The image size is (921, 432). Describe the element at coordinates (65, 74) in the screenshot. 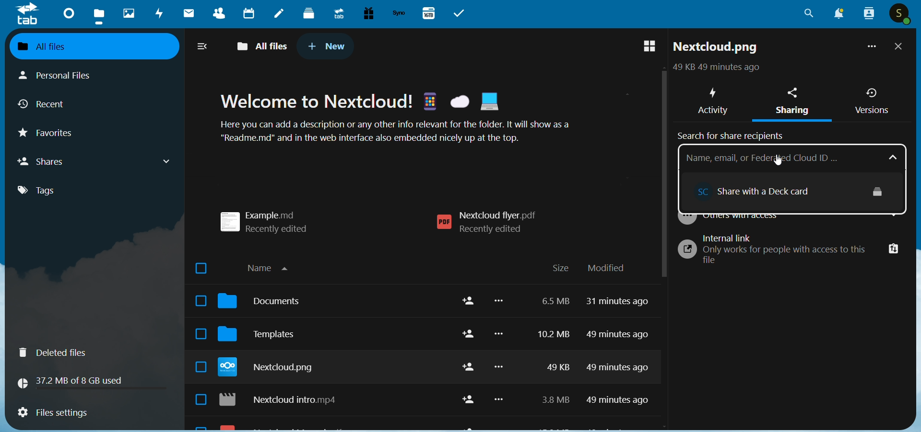

I see `personal files` at that location.